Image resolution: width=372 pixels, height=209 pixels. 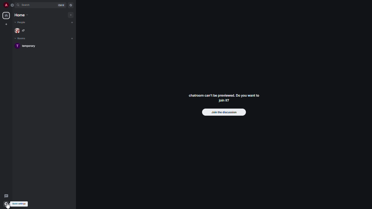 What do you see at coordinates (61, 5) in the screenshot?
I see `ctrl K` at bounding box center [61, 5].